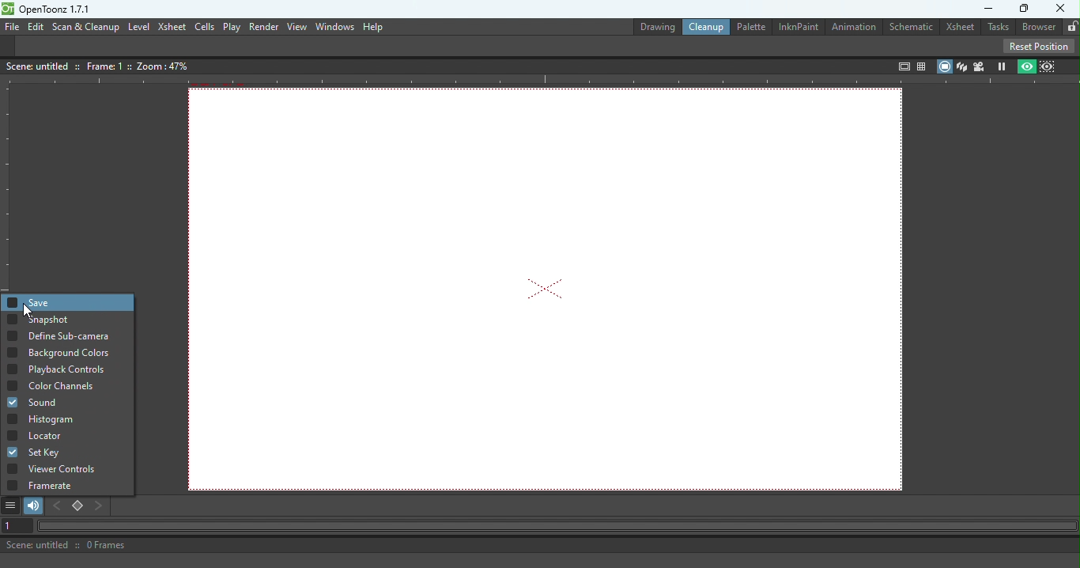 This screenshot has height=568, width=1080. Describe the element at coordinates (902, 66) in the screenshot. I see `Safe area` at that location.